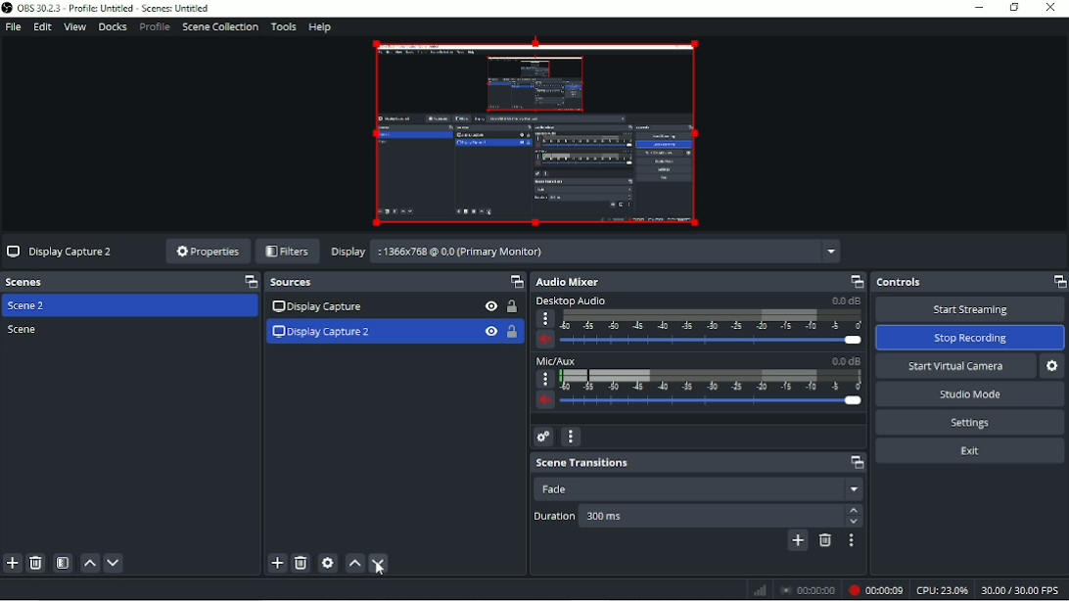 The width and height of the screenshot is (1069, 601). I want to click on Studio Mode, so click(969, 394).